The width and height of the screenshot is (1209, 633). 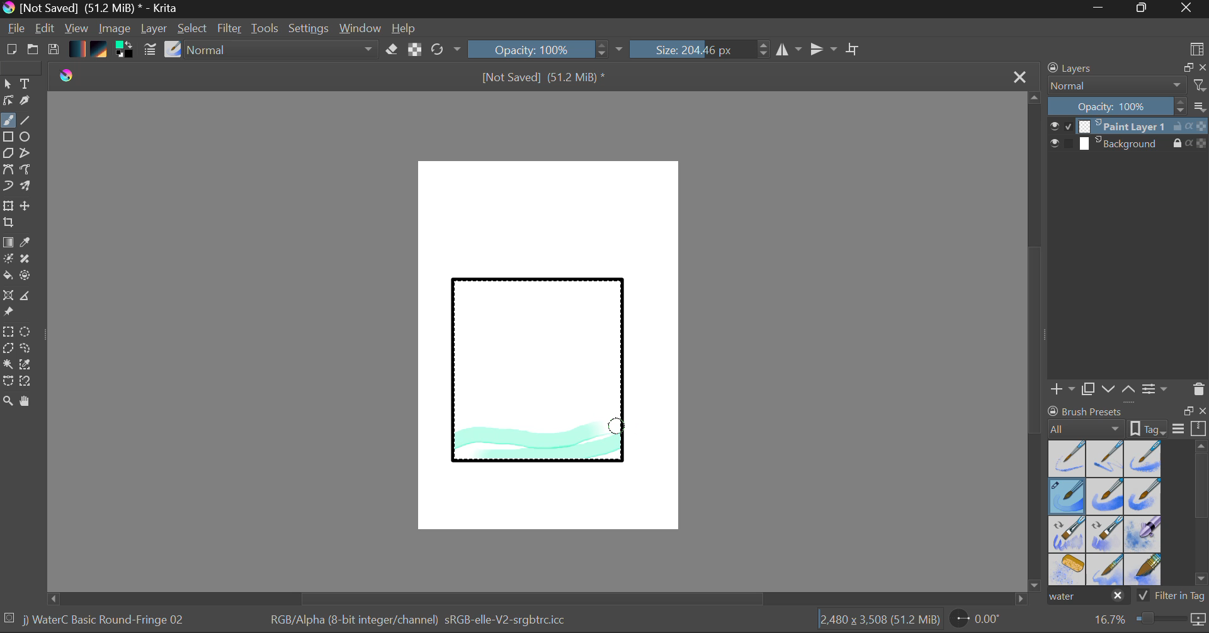 What do you see at coordinates (446, 49) in the screenshot?
I see `Refresh` at bounding box center [446, 49].